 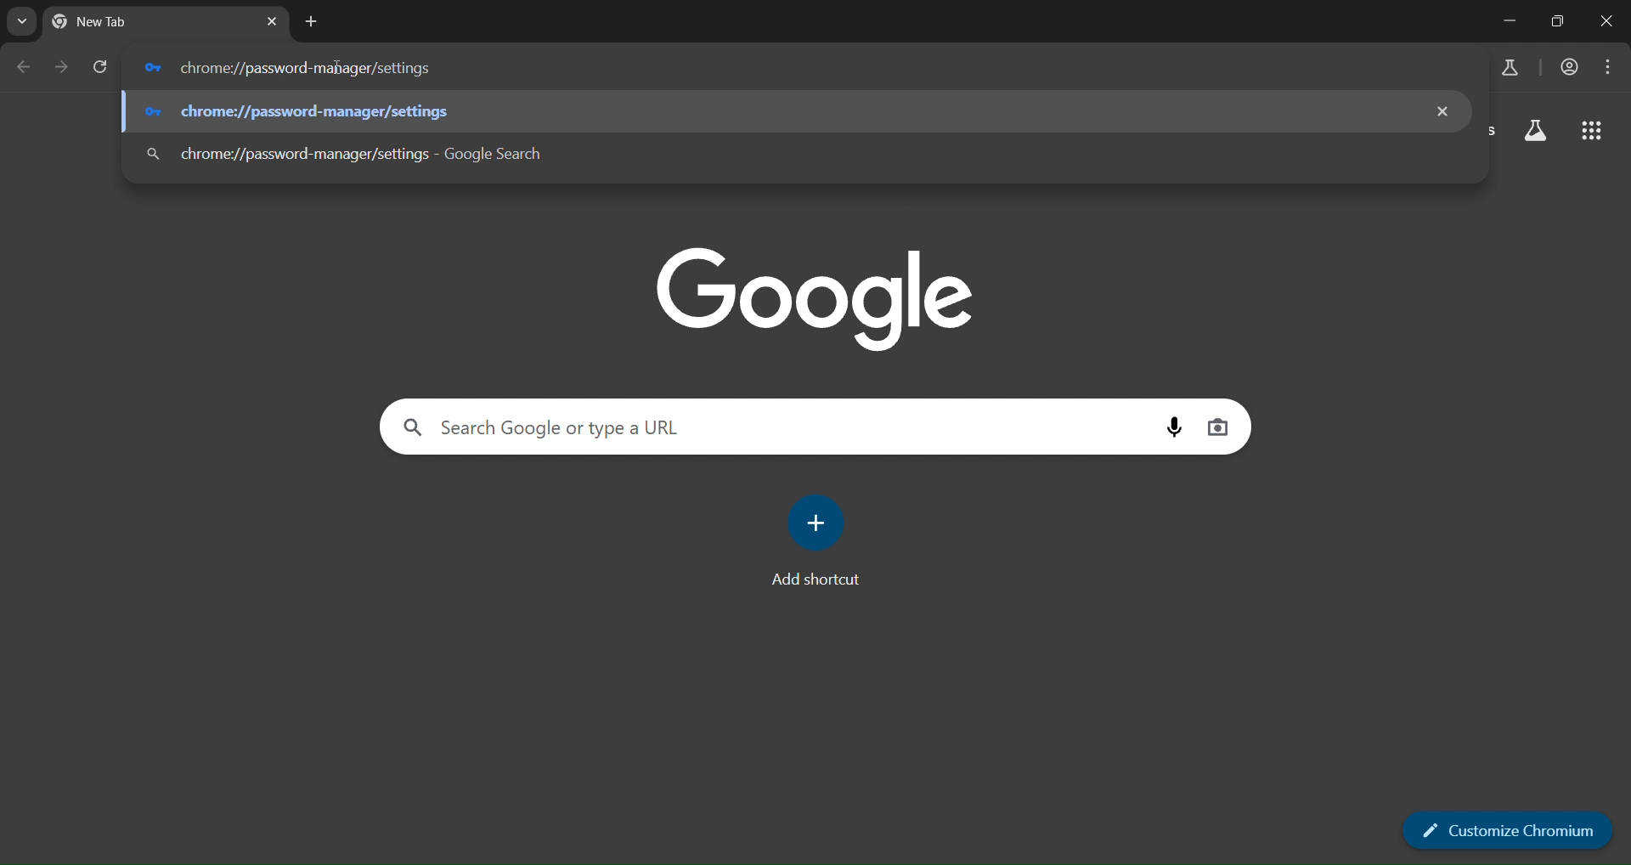 What do you see at coordinates (1556, 21) in the screenshot?
I see `restore down` at bounding box center [1556, 21].